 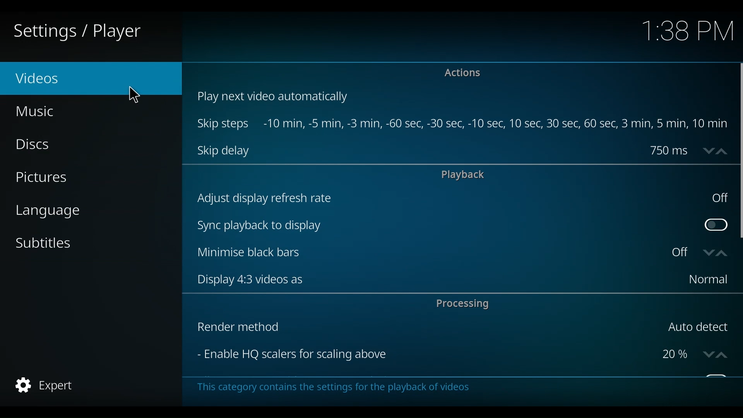 What do you see at coordinates (738, 151) in the screenshot?
I see `Vertical Scrollbar` at bounding box center [738, 151].